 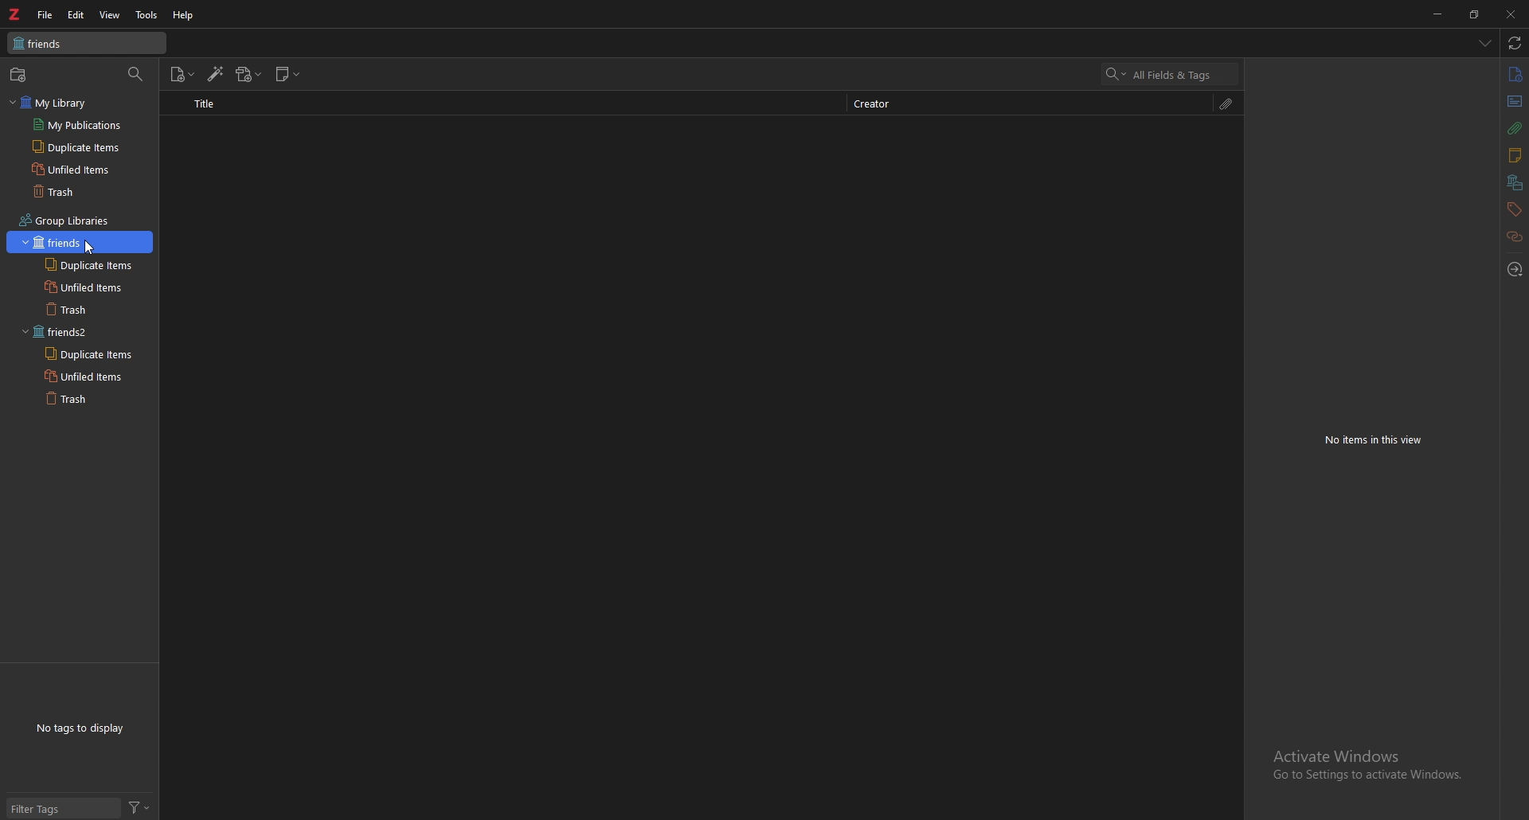 What do you see at coordinates (1513, 210) in the screenshot?
I see `tags` at bounding box center [1513, 210].